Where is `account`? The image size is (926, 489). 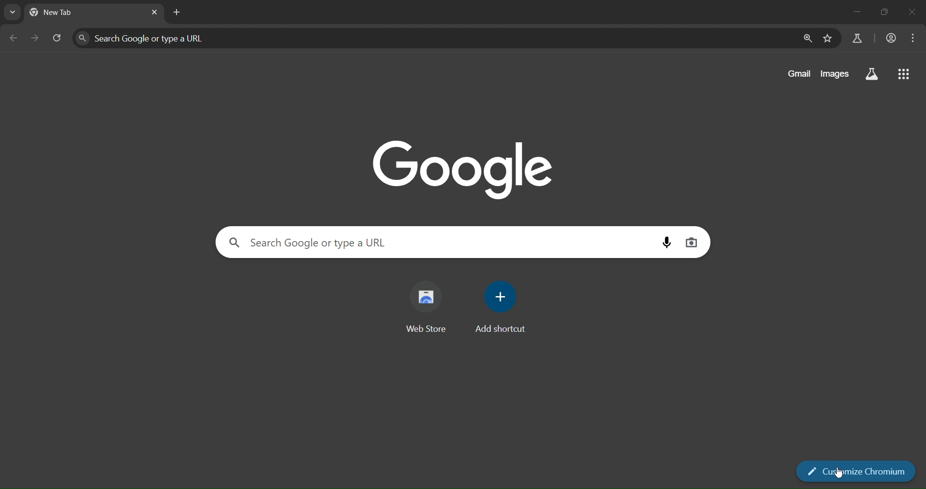 account is located at coordinates (891, 37).